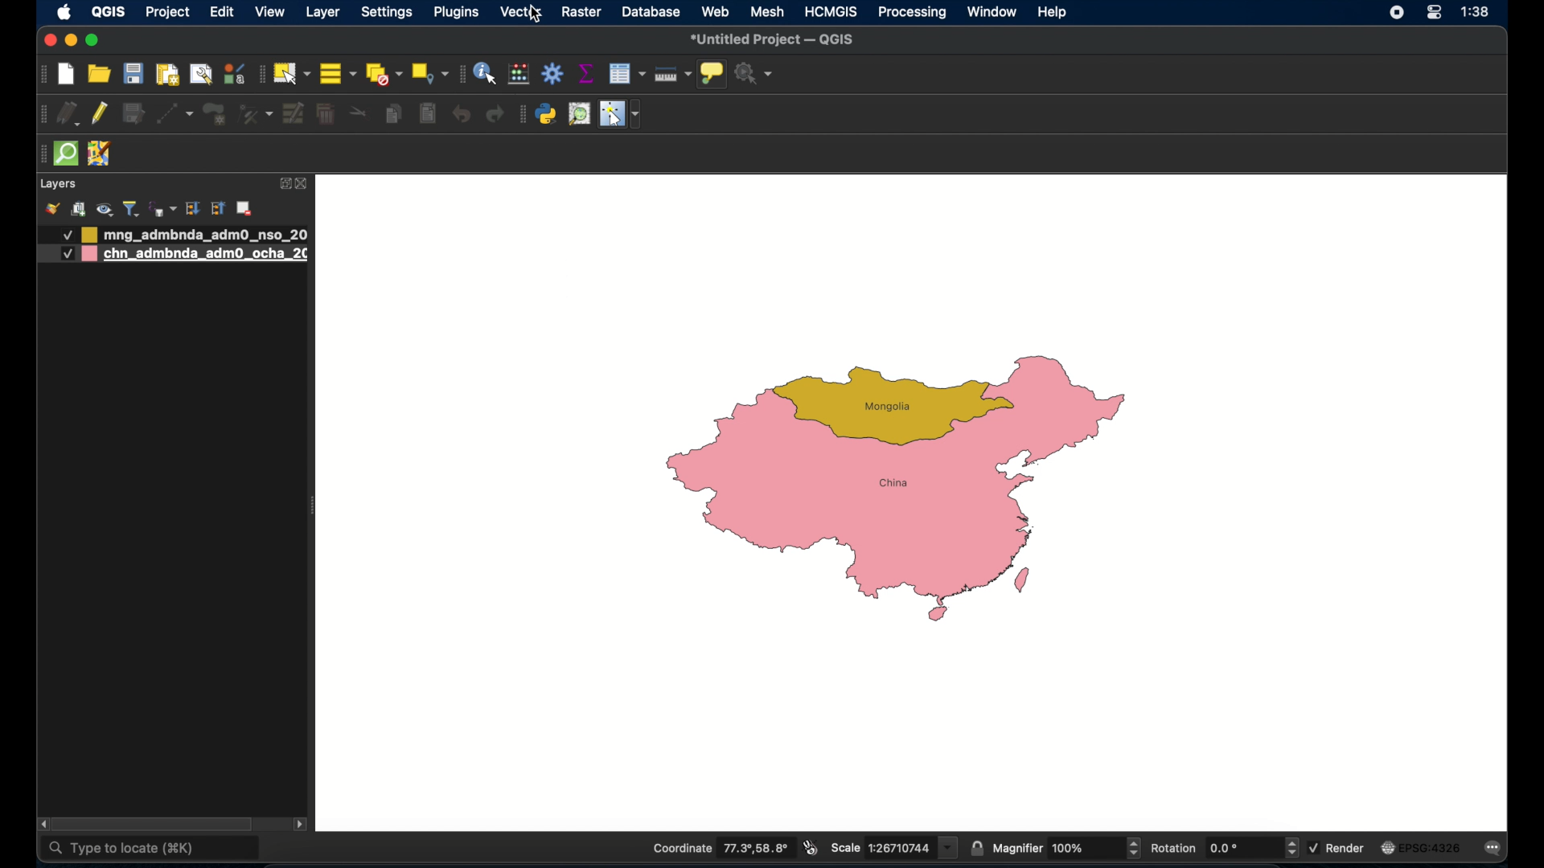 This screenshot has width=1544, height=868. I want to click on mesh, so click(766, 11).